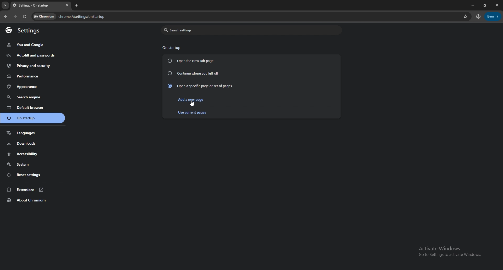 This screenshot has width=503, height=270. What do you see at coordinates (25, 16) in the screenshot?
I see `refresh` at bounding box center [25, 16].